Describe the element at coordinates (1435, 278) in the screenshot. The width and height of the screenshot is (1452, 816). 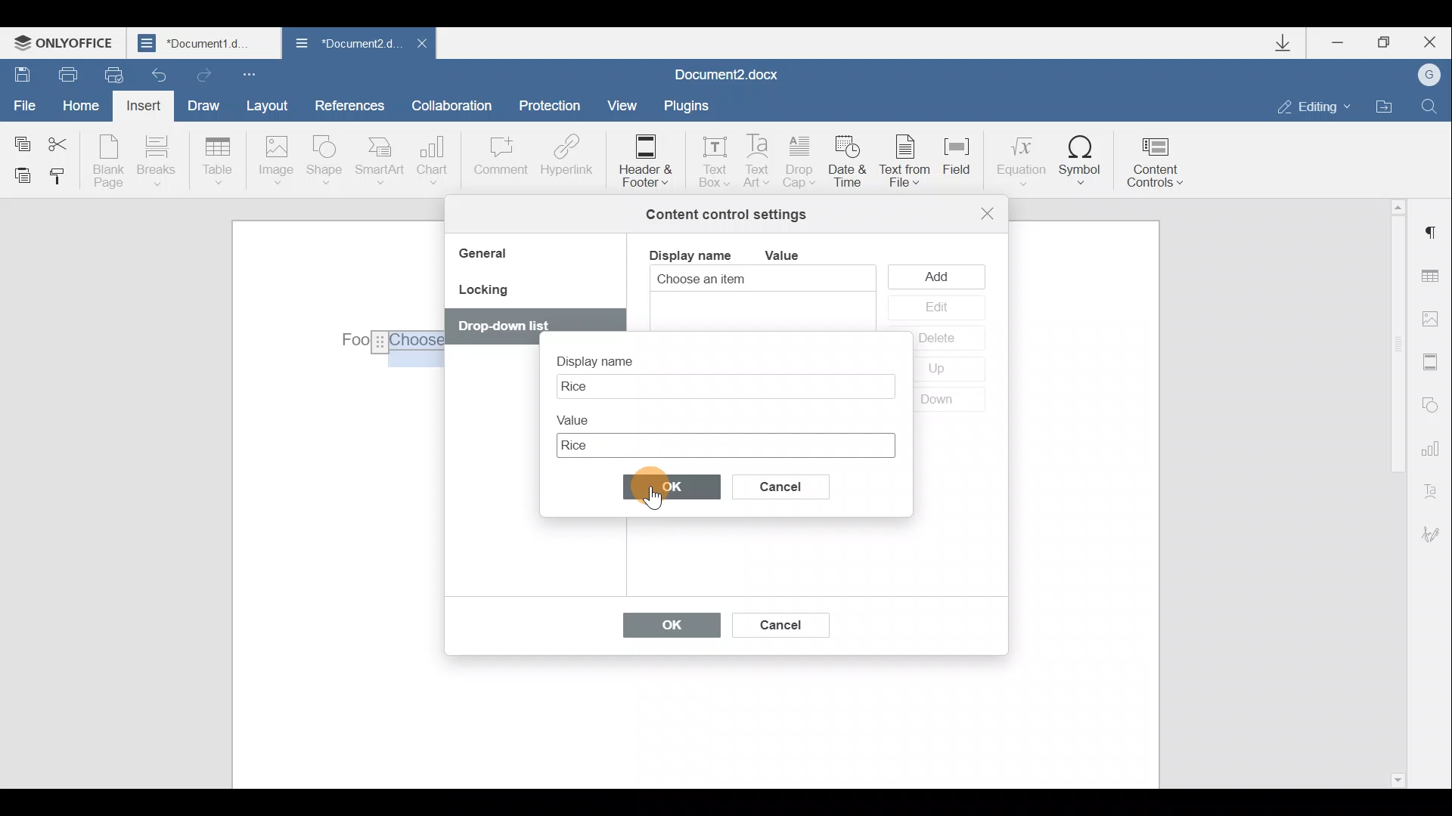
I see `Table settings` at that location.